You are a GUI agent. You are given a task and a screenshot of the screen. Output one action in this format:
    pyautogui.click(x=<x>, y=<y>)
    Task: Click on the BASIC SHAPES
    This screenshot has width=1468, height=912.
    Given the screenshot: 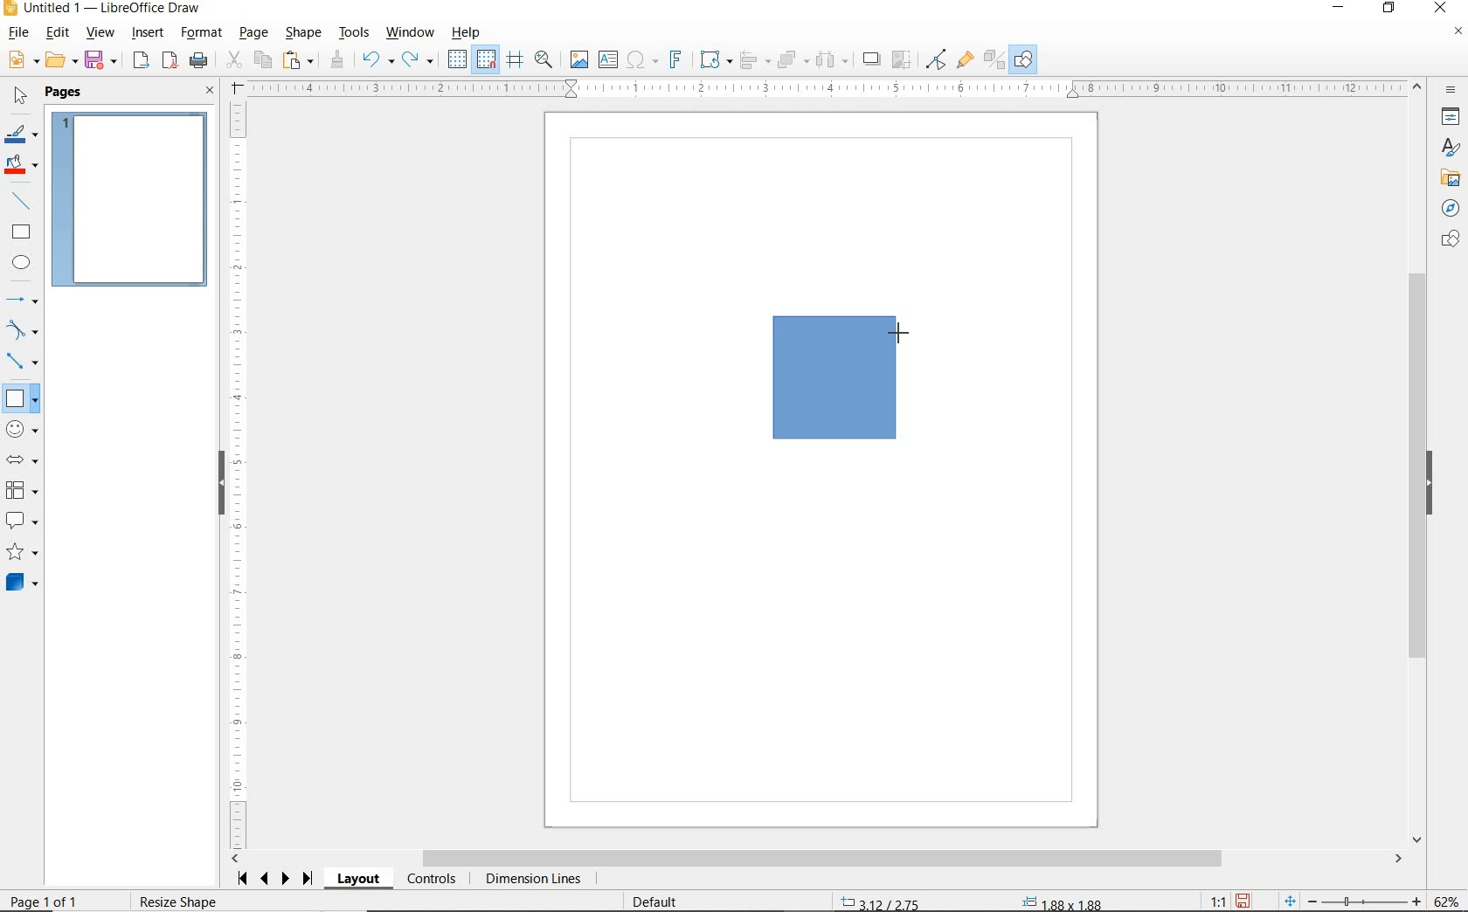 What is the action you would take?
    pyautogui.click(x=20, y=396)
    